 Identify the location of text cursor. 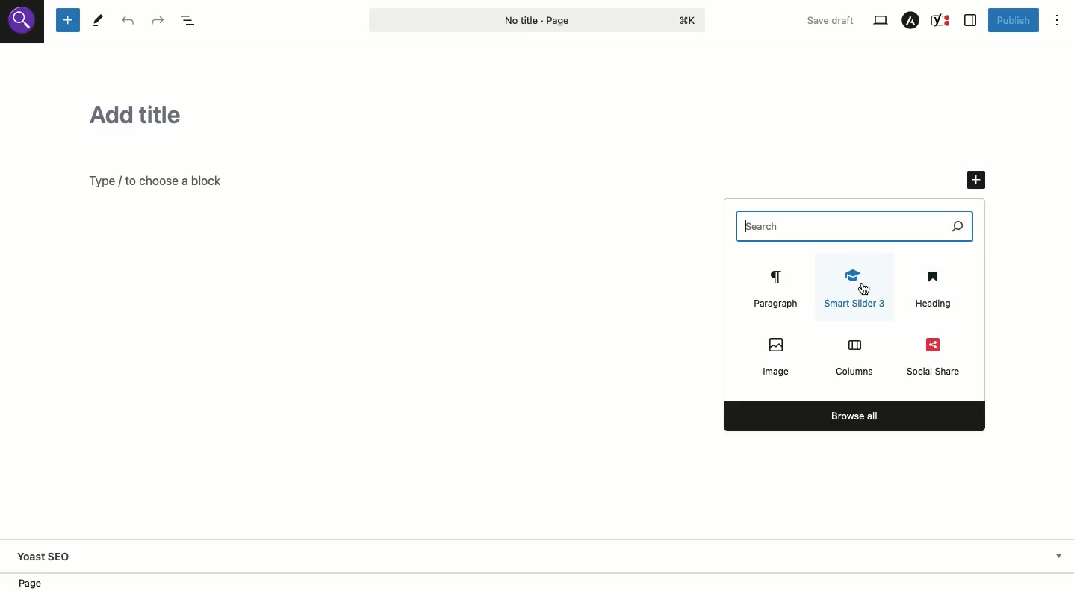
(751, 227).